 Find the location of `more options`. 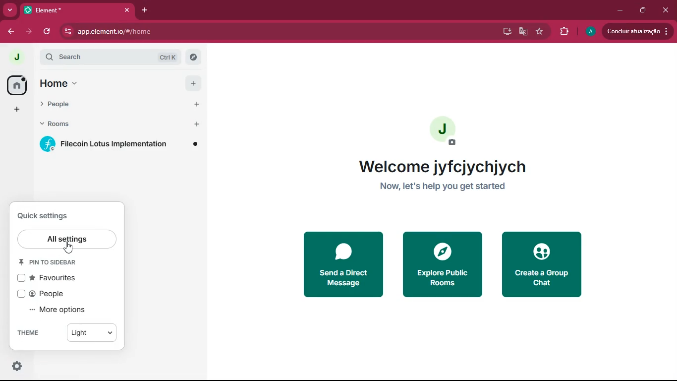

more options is located at coordinates (57, 310).